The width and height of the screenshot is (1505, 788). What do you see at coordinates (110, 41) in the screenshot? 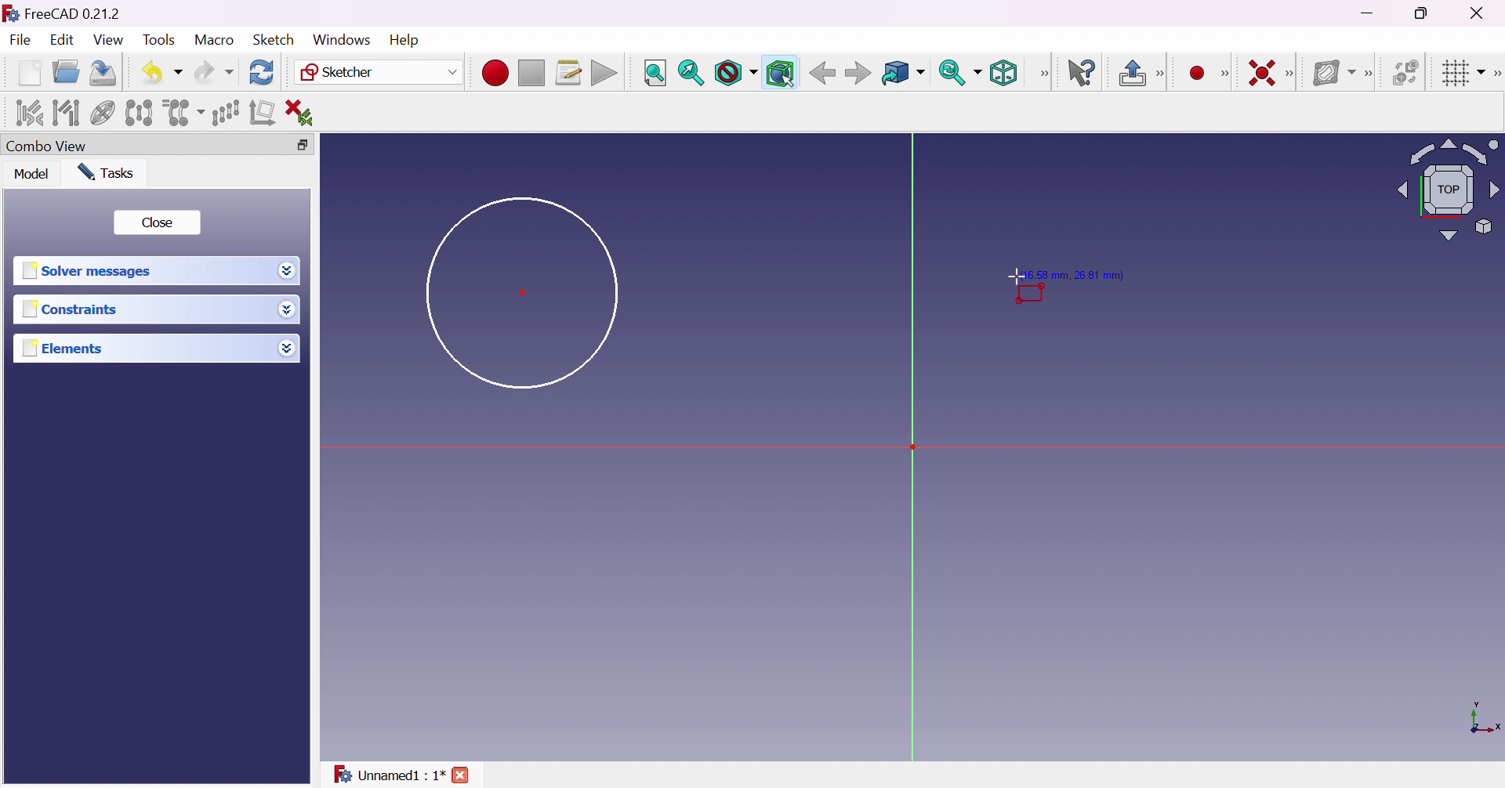
I see `View` at bounding box center [110, 41].